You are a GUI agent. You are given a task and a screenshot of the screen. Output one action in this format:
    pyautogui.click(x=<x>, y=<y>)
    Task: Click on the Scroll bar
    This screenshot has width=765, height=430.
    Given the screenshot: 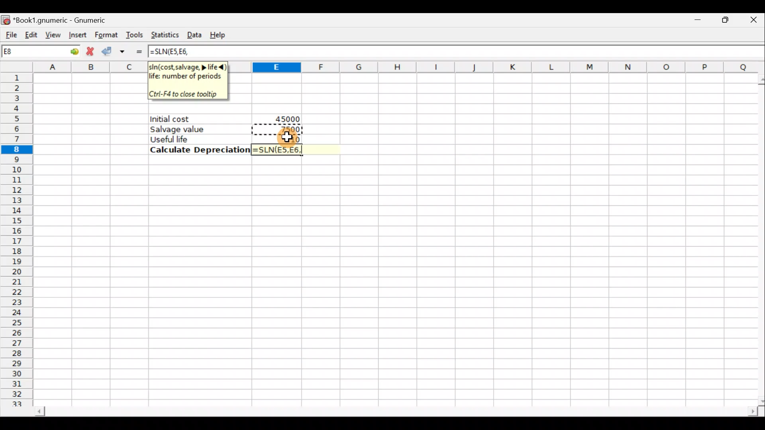 What is the action you would take?
    pyautogui.click(x=757, y=237)
    